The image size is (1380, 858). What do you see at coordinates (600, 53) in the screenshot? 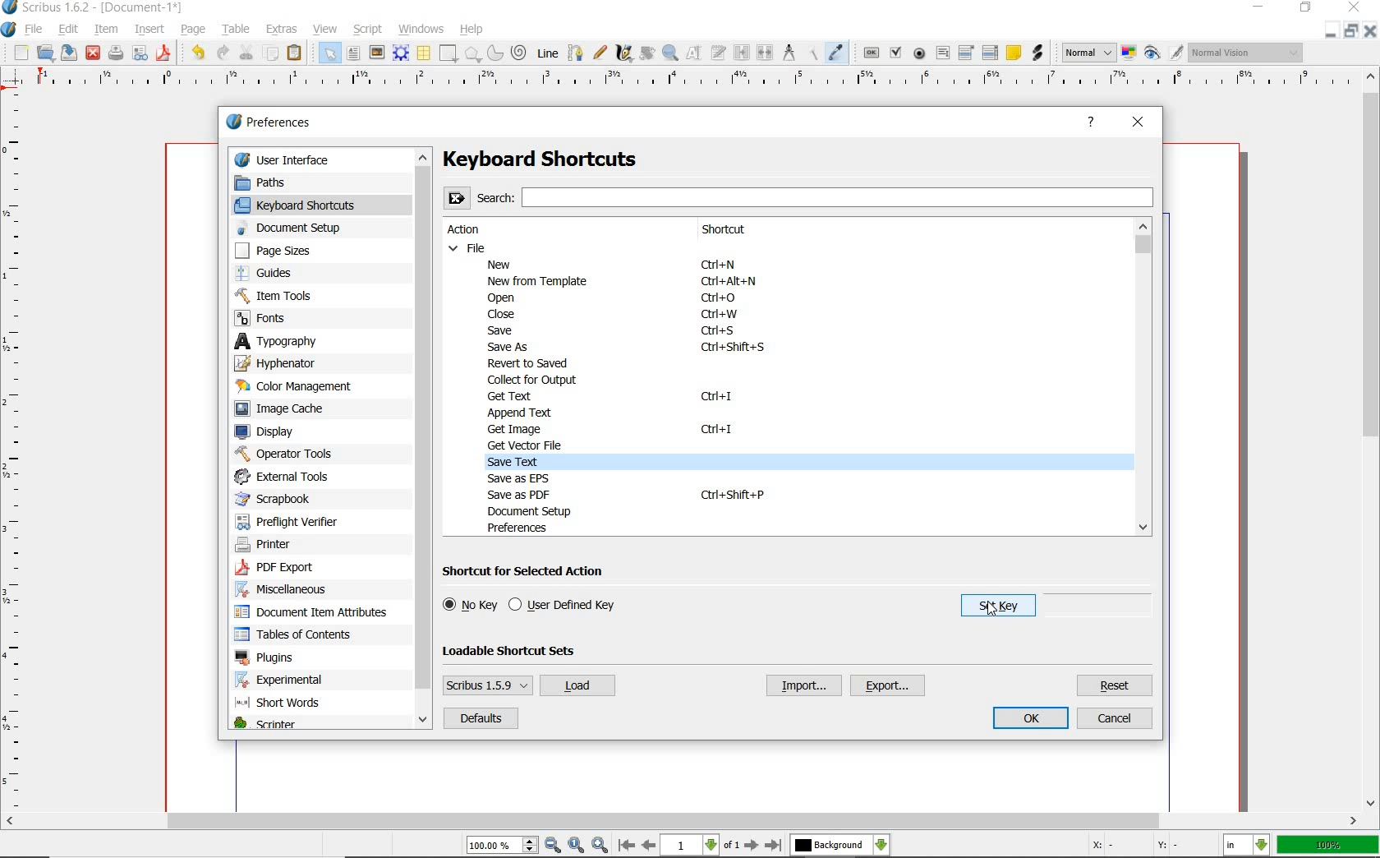
I see `freehand line` at bounding box center [600, 53].